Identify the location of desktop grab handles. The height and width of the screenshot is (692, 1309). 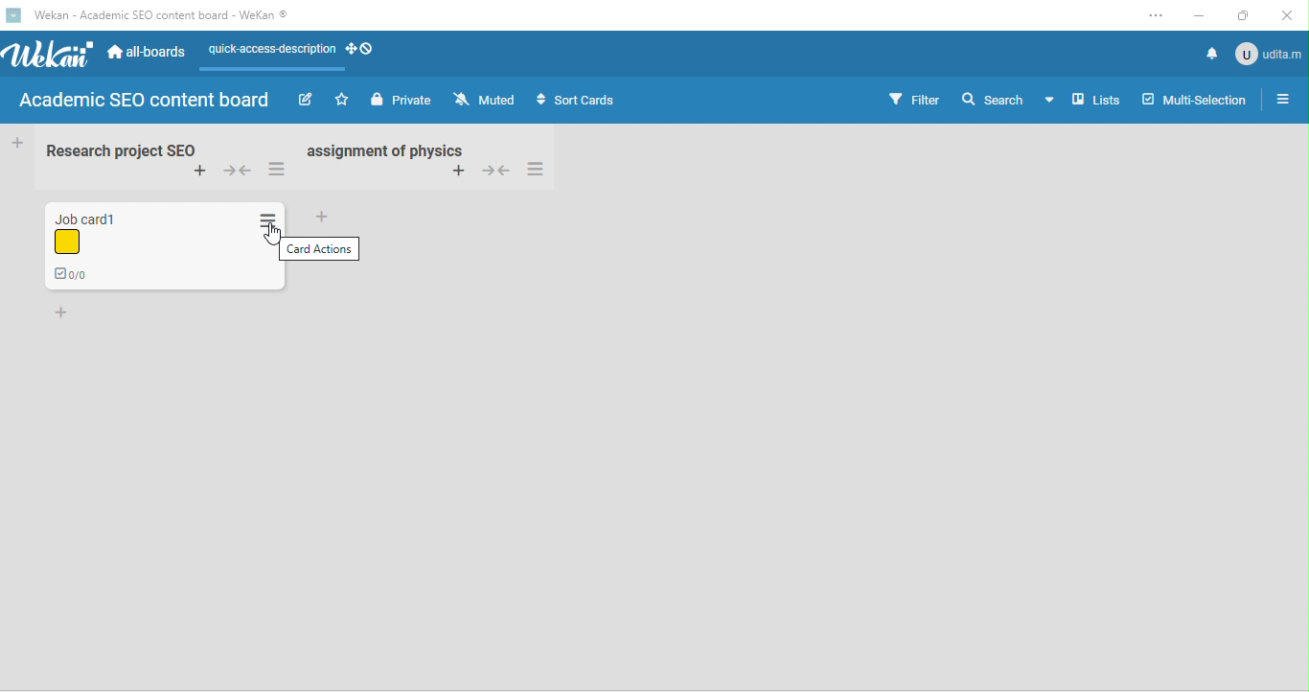
(357, 52).